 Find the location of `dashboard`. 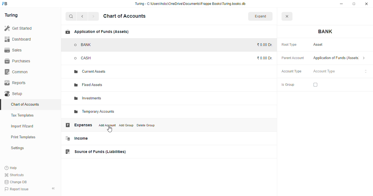

dashboard is located at coordinates (18, 39).